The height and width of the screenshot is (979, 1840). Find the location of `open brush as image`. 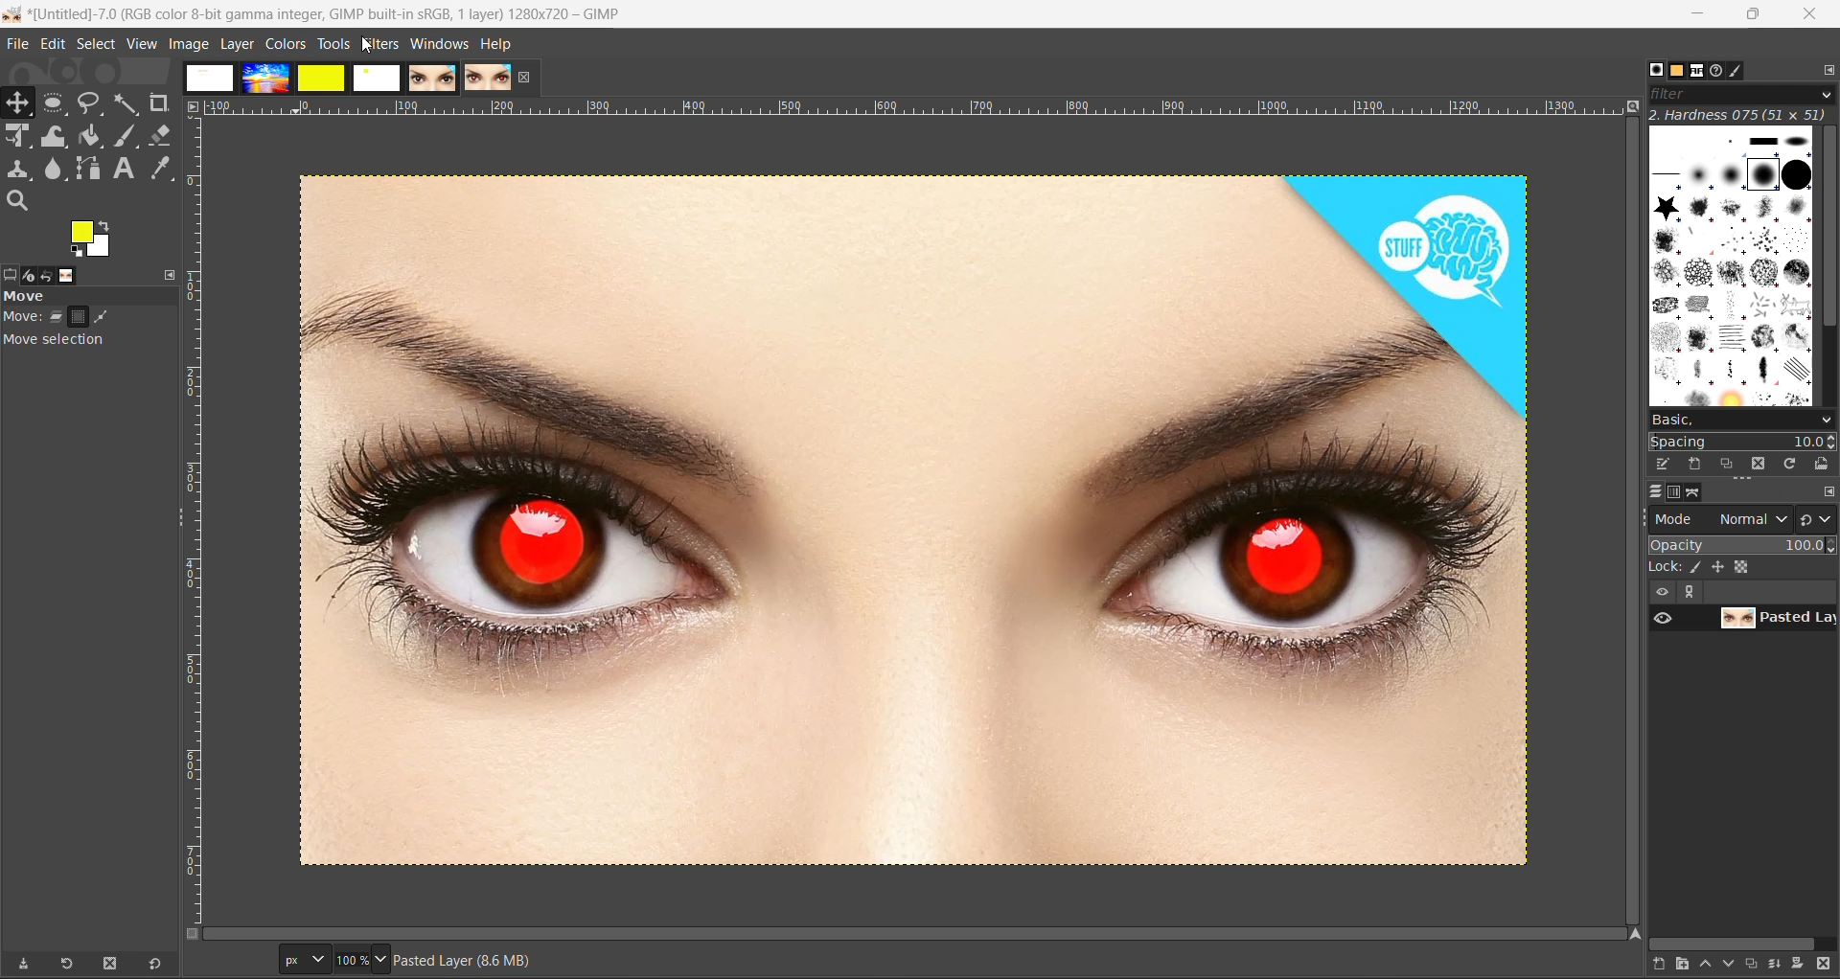

open brush as image is located at coordinates (1822, 466).